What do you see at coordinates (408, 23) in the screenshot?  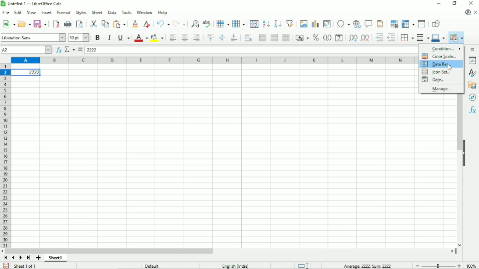 I see `Freeze row and column` at bounding box center [408, 23].